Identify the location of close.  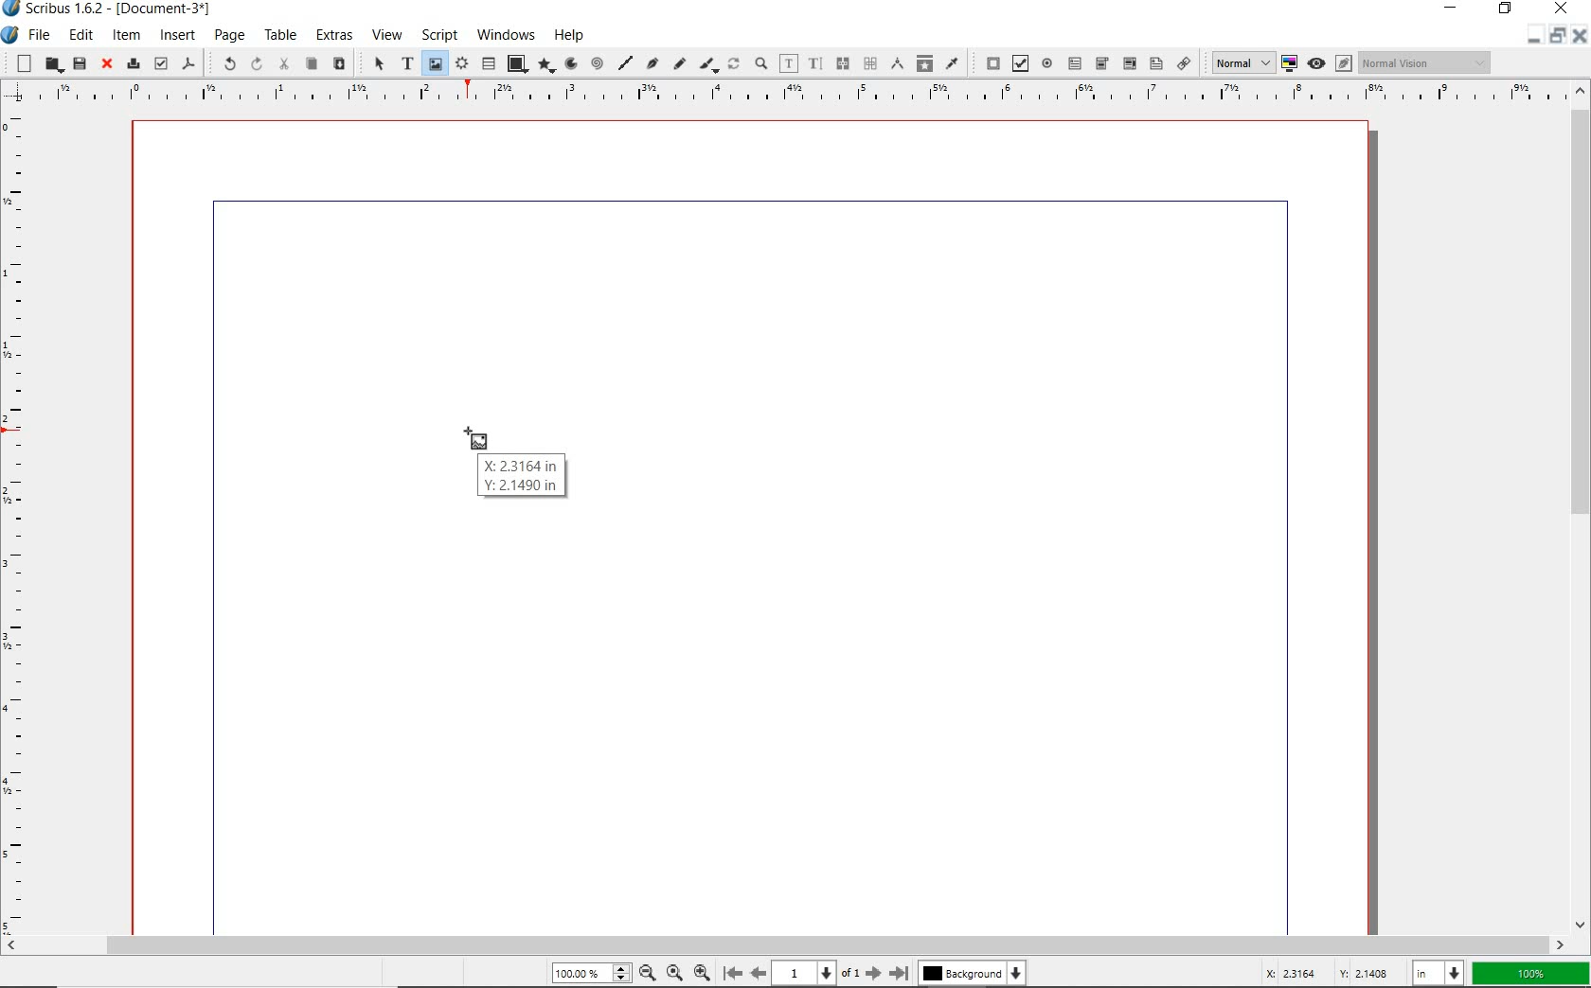
(1580, 35).